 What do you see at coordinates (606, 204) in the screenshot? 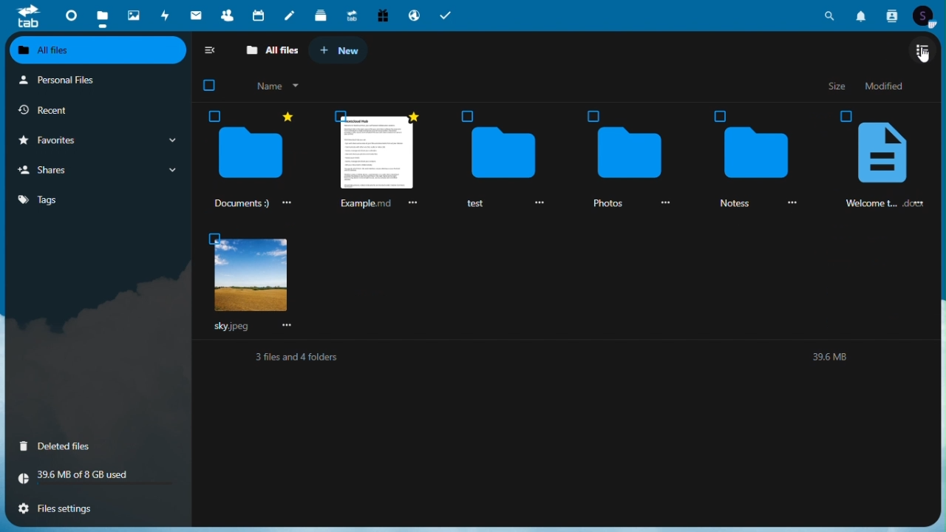
I see `photos` at bounding box center [606, 204].